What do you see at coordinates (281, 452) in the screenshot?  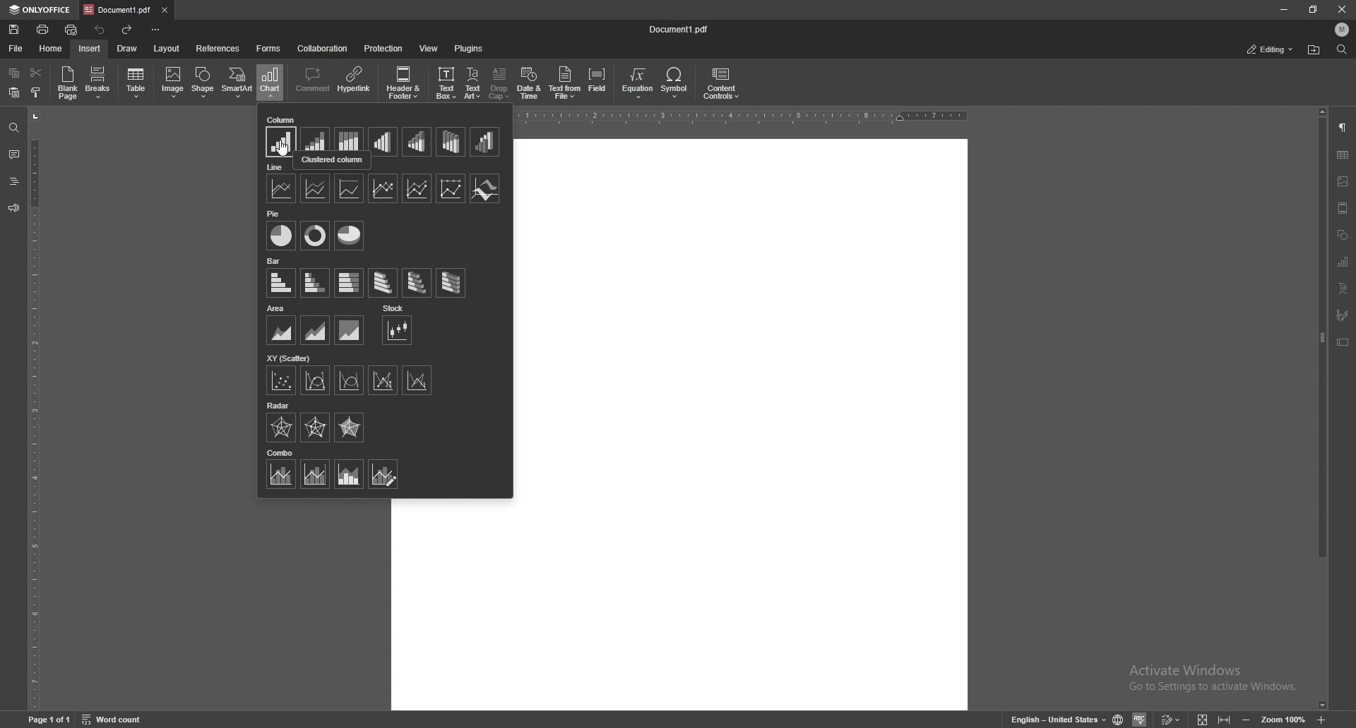 I see `combo` at bounding box center [281, 452].